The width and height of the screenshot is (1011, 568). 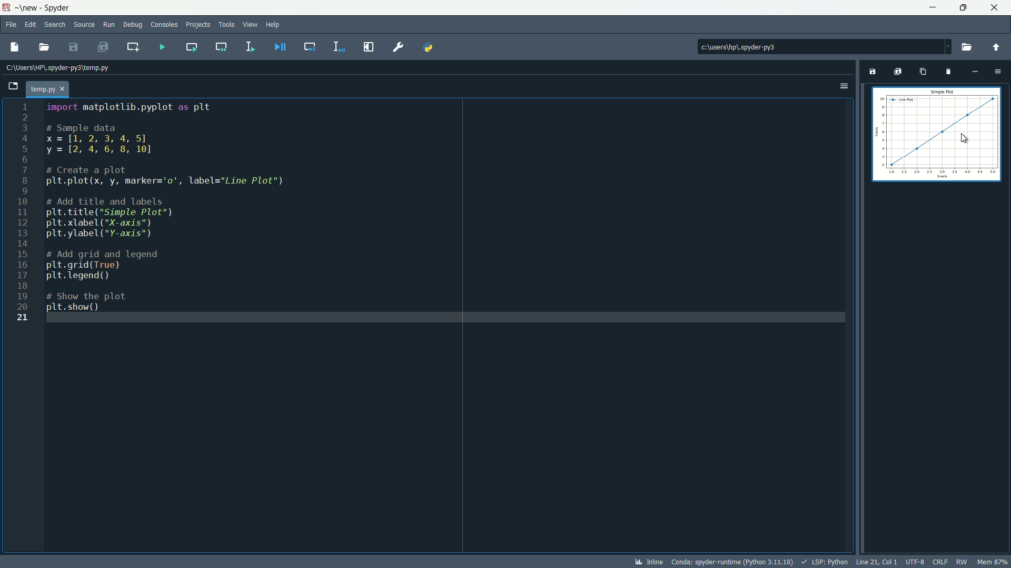 What do you see at coordinates (898, 72) in the screenshot?
I see `save all plots` at bounding box center [898, 72].